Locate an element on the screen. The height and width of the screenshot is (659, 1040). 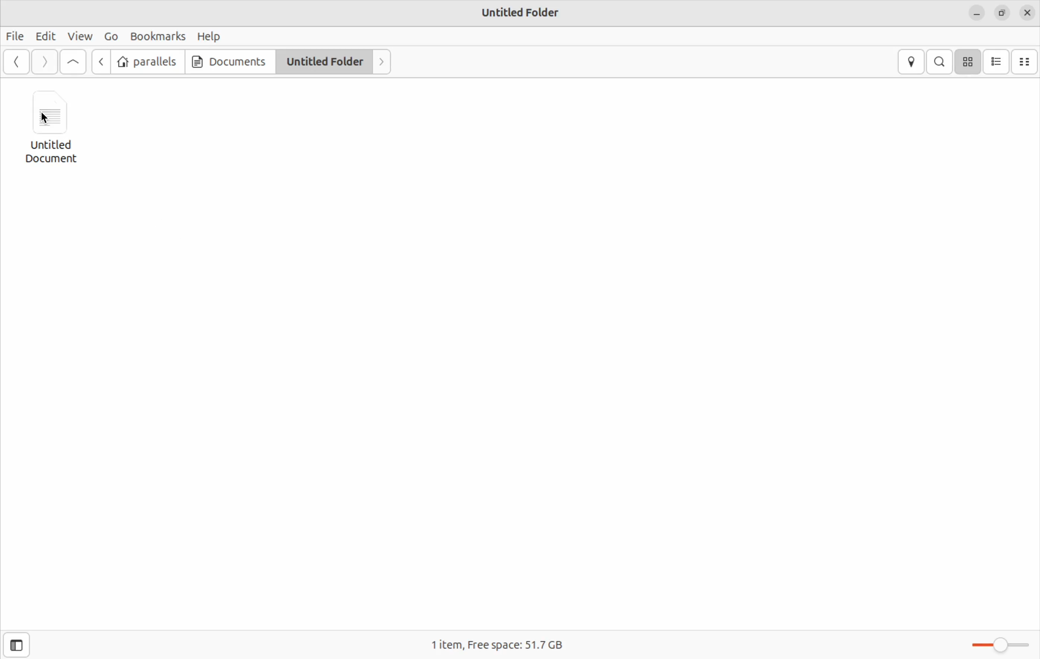
File is located at coordinates (16, 36).